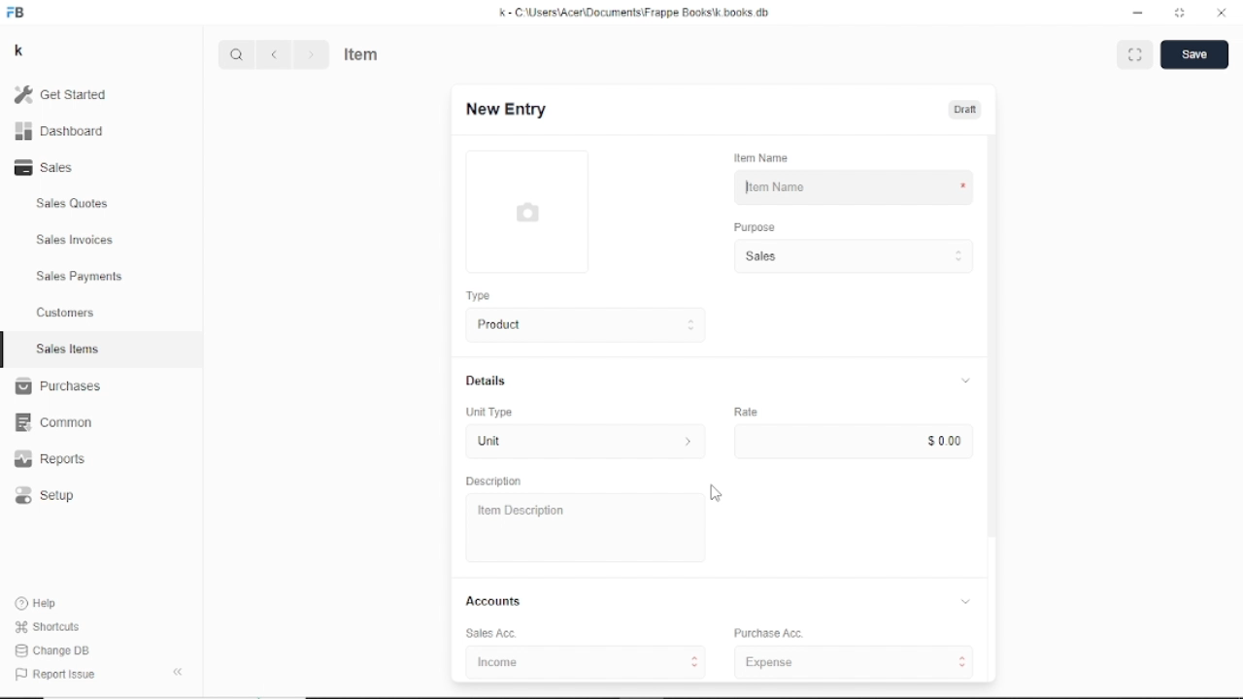 The image size is (1243, 699). Describe the element at coordinates (60, 132) in the screenshot. I see `Dashboard` at that location.